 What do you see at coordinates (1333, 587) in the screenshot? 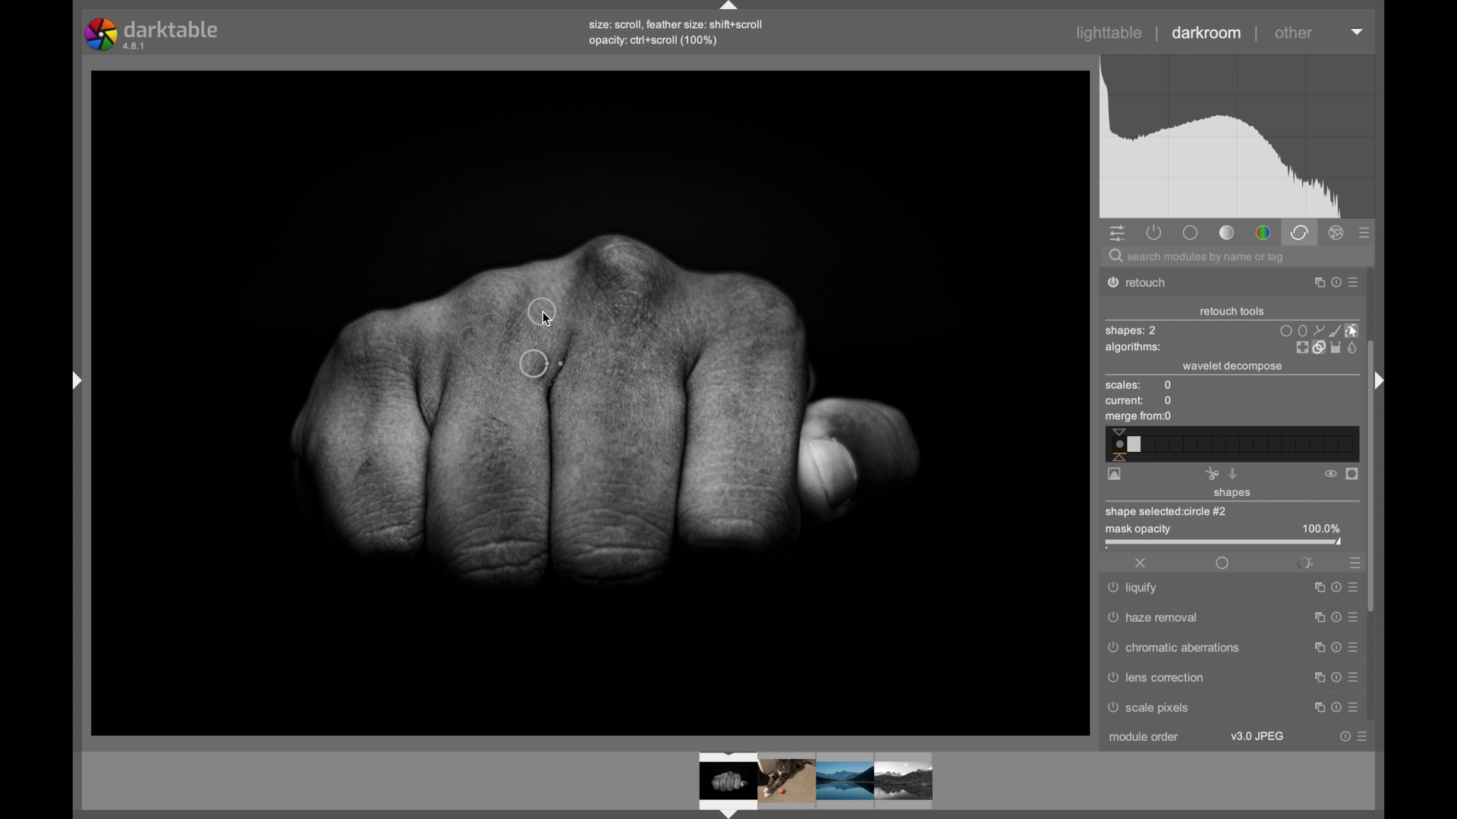
I see `help` at bounding box center [1333, 587].